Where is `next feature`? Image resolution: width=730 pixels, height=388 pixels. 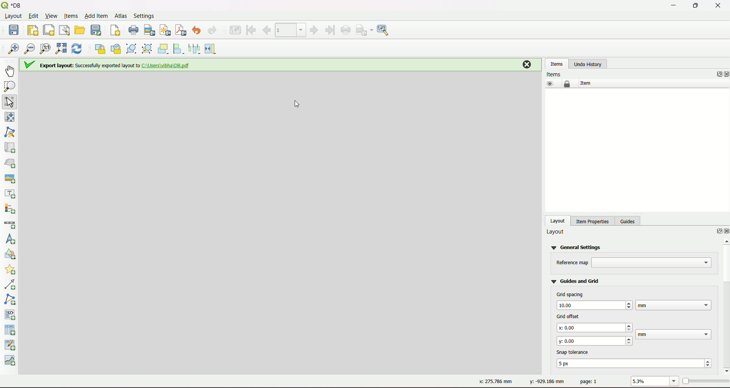 next feature is located at coordinates (314, 30).